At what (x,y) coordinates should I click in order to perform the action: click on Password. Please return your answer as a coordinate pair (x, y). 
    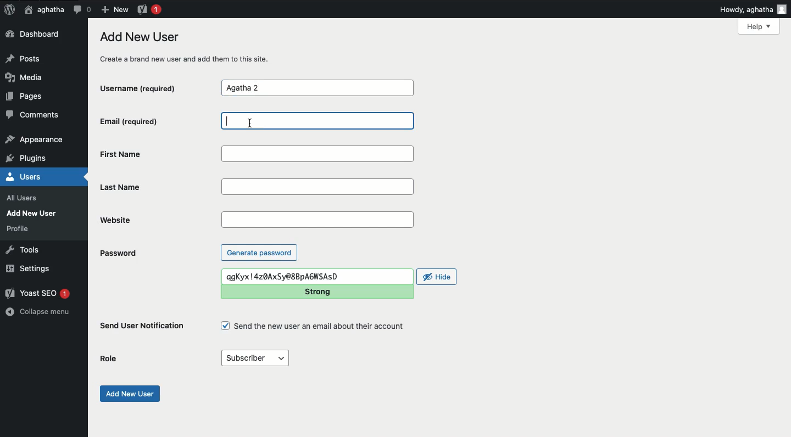
    Looking at the image, I should click on (118, 253).